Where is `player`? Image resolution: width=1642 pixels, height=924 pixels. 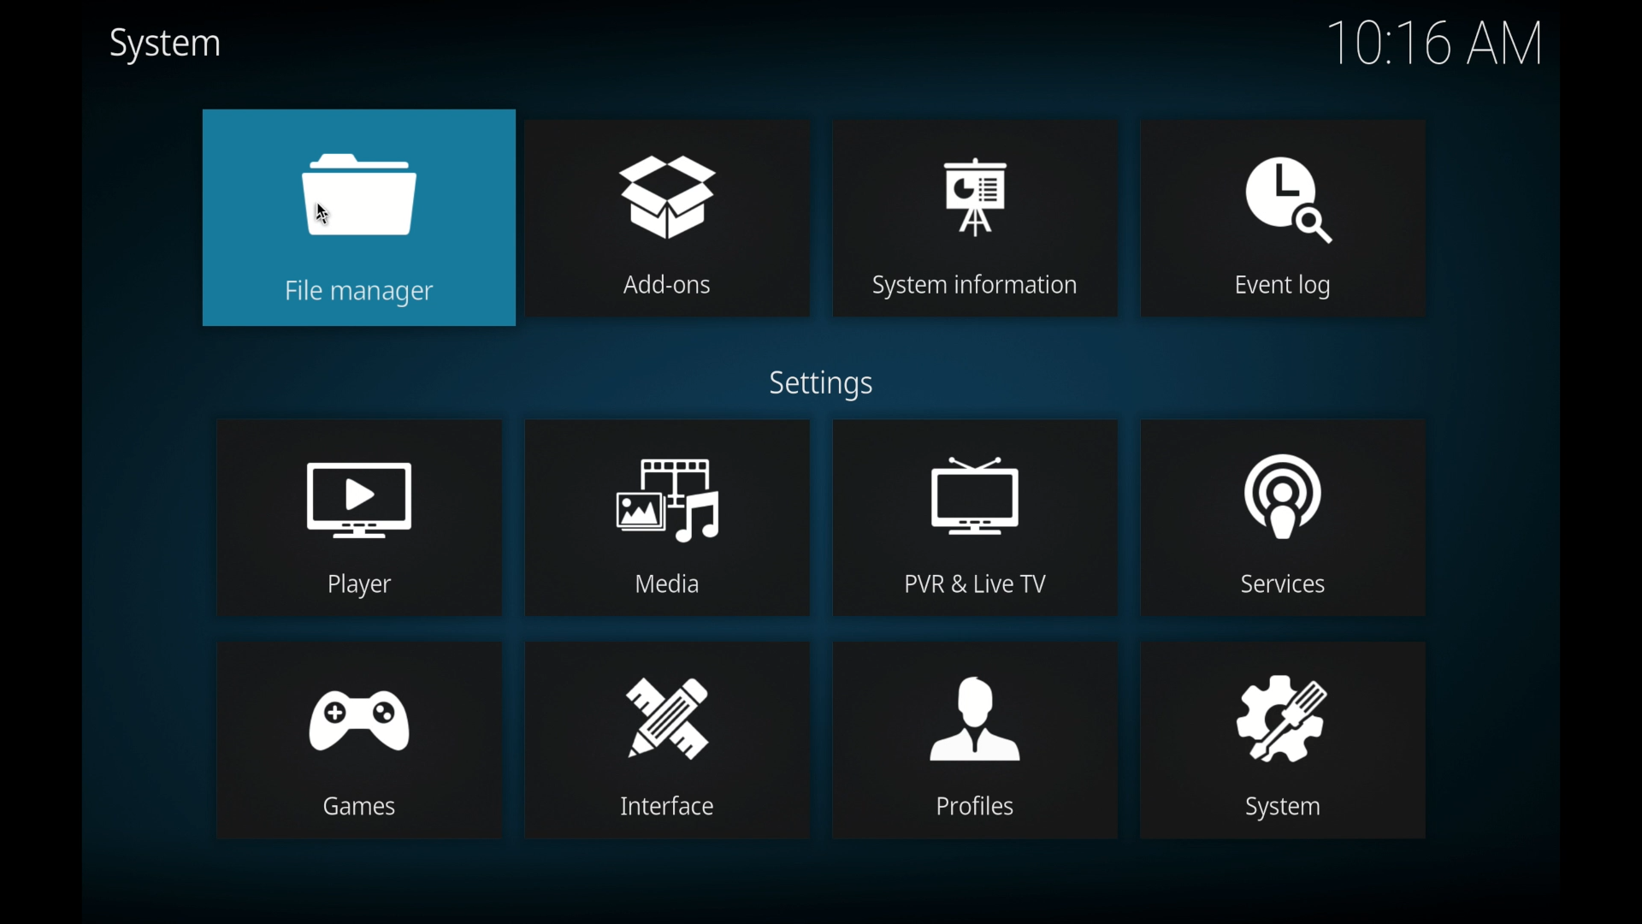 player is located at coordinates (358, 517).